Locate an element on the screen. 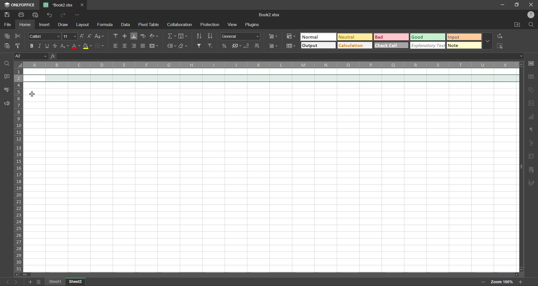 Image resolution: width=538 pixels, height=286 pixels. number format is located at coordinates (242, 36).